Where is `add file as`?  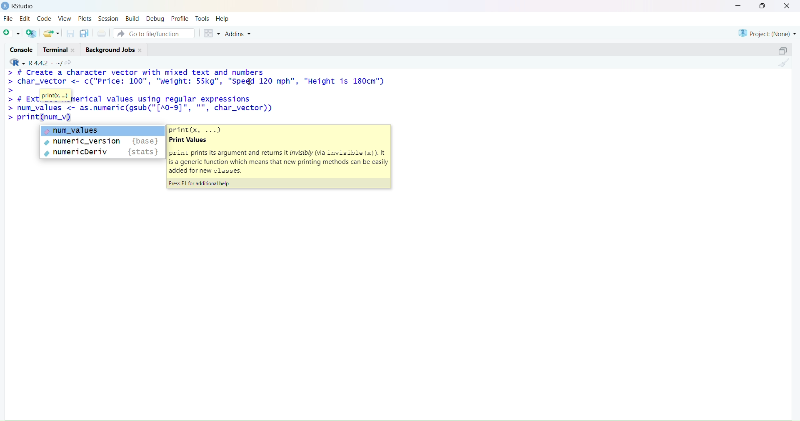 add file as is located at coordinates (12, 34).